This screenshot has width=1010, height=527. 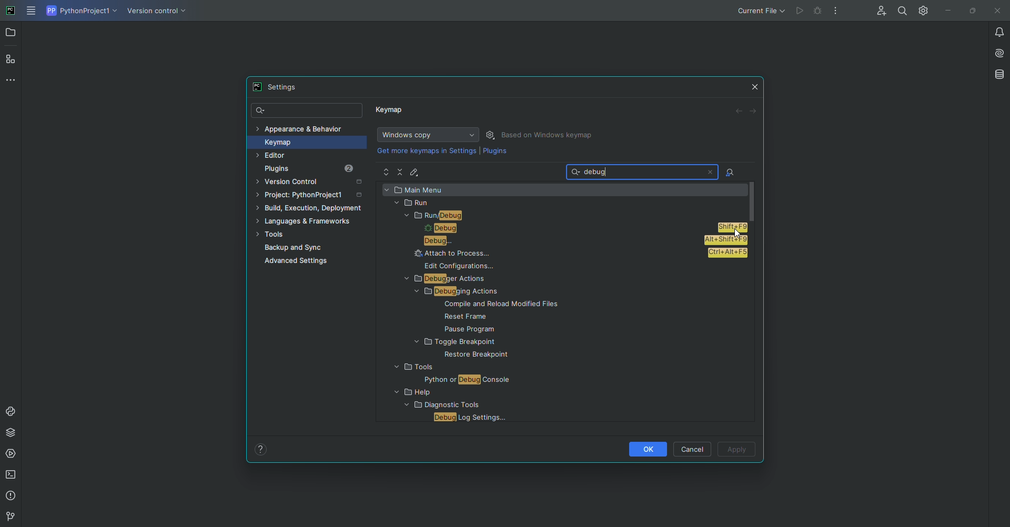 What do you see at coordinates (492, 135) in the screenshot?
I see `Settings` at bounding box center [492, 135].